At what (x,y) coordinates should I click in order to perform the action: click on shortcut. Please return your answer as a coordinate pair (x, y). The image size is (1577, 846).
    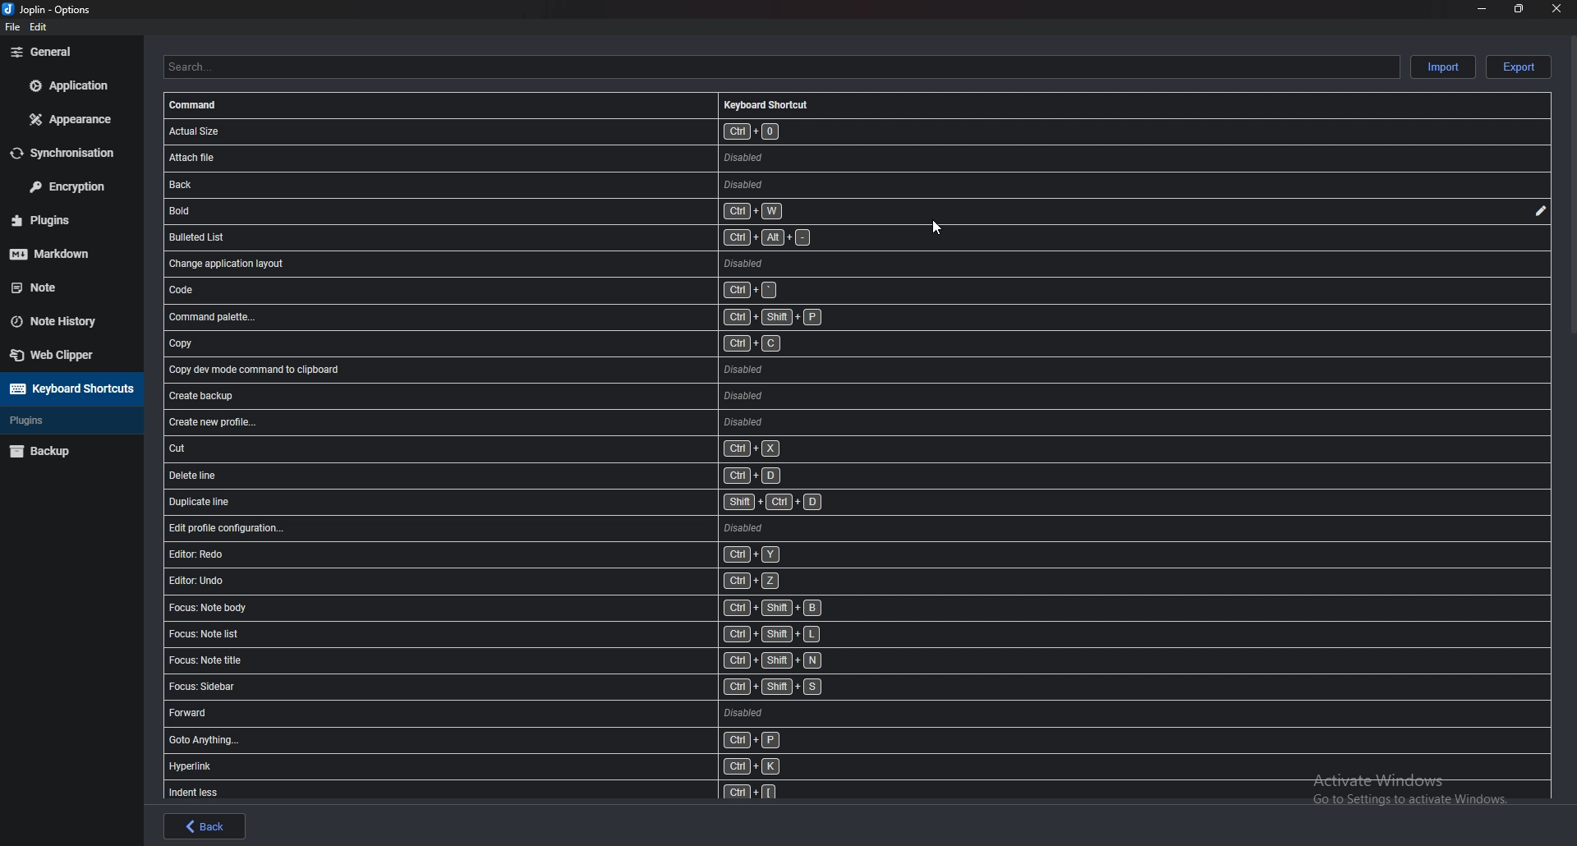
    Looking at the image, I should click on (534, 635).